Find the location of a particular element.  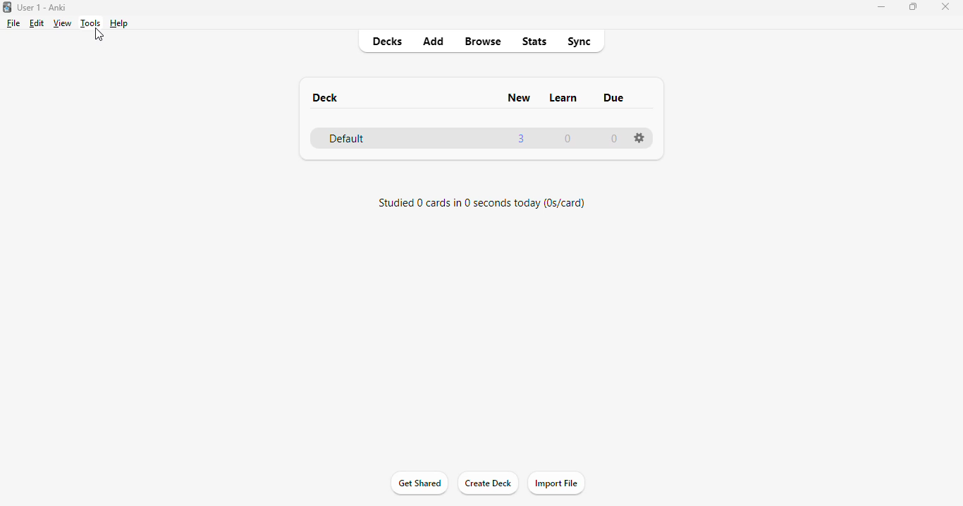

deck is located at coordinates (325, 98).